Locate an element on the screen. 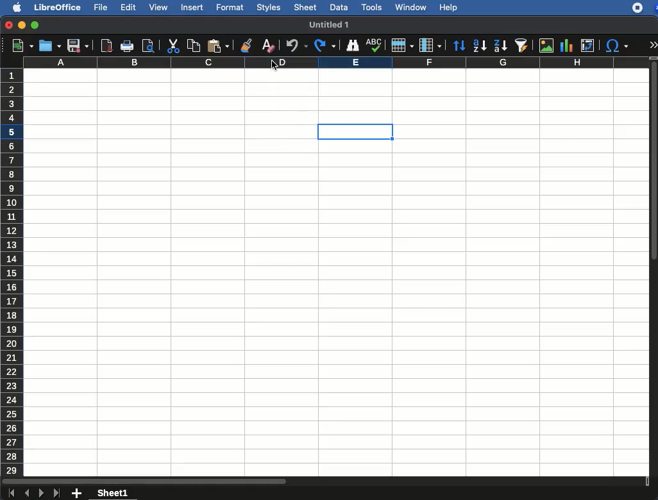  clear formatting is located at coordinates (267, 47).